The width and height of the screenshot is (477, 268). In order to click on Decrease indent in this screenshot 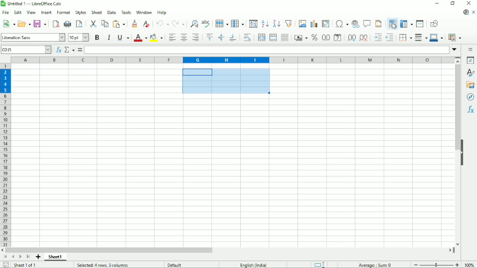, I will do `click(390, 38)`.